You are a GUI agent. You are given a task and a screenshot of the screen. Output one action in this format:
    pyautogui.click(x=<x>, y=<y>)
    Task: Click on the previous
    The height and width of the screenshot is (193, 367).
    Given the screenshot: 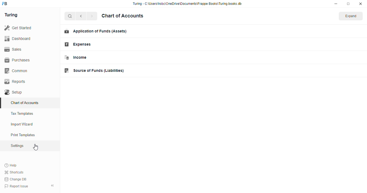 What is the action you would take?
    pyautogui.click(x=81, y=16)
    